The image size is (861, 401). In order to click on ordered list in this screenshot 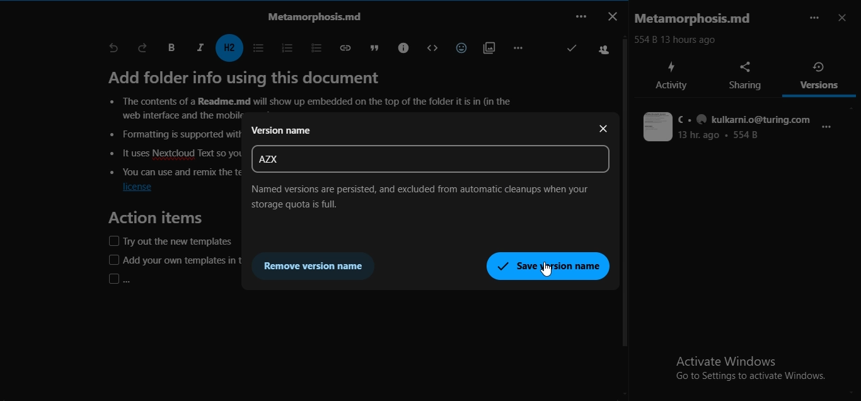, I will do `click(284, 47)`.